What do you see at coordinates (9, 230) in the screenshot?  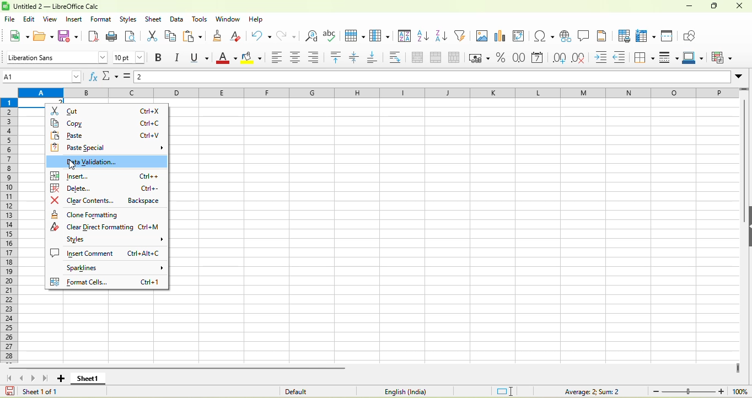 I see `rows` at bounding box center [9, 230].